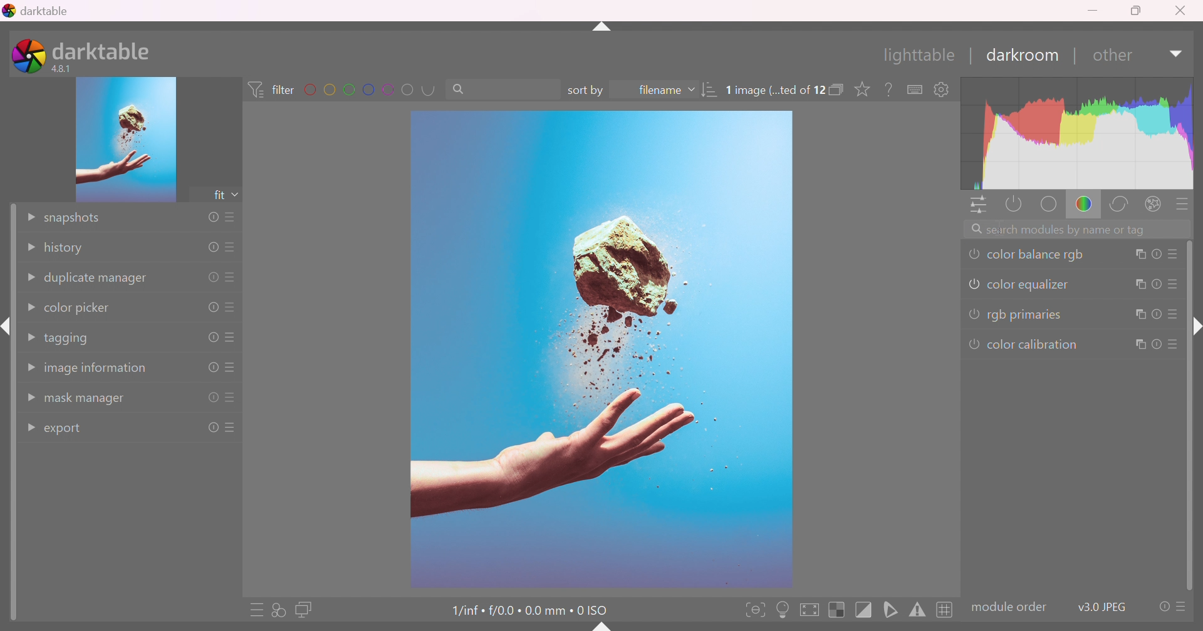 The image size is (1203, 631). I want to click on Drop Down, so click(28, 427).